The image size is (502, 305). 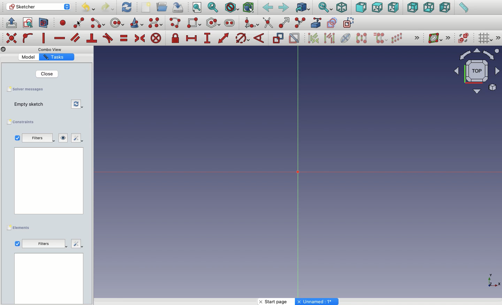 I want to click on trim edge, so click(x=268, y=23).